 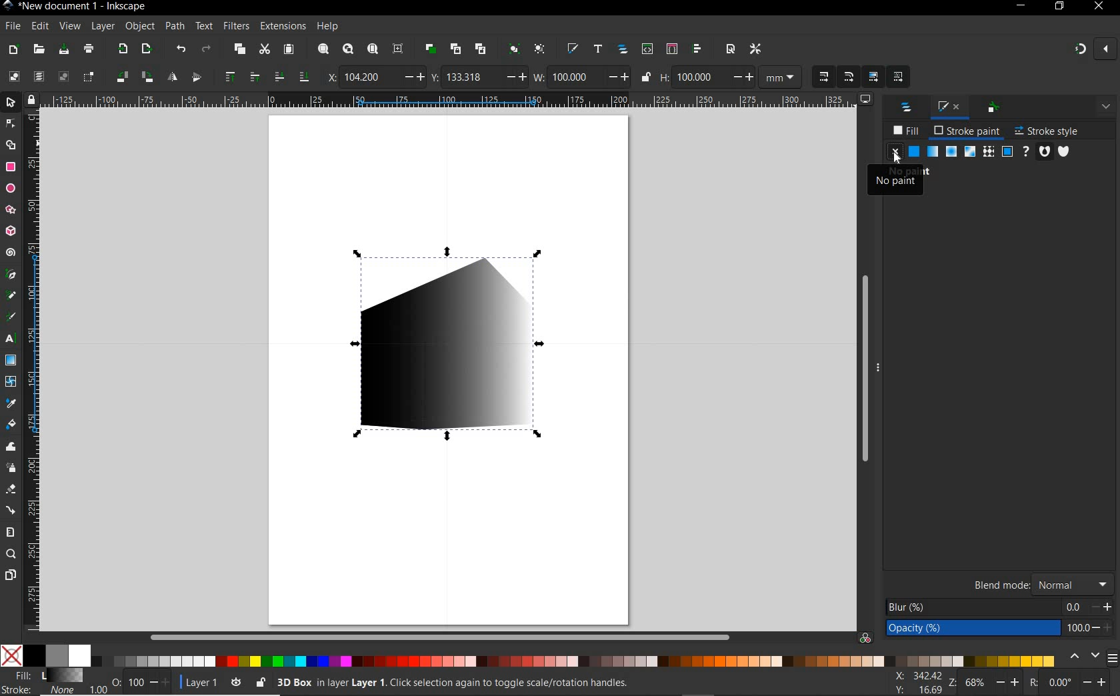 I want to click on SELECTOR TOOL, so click(x=11, y=103).